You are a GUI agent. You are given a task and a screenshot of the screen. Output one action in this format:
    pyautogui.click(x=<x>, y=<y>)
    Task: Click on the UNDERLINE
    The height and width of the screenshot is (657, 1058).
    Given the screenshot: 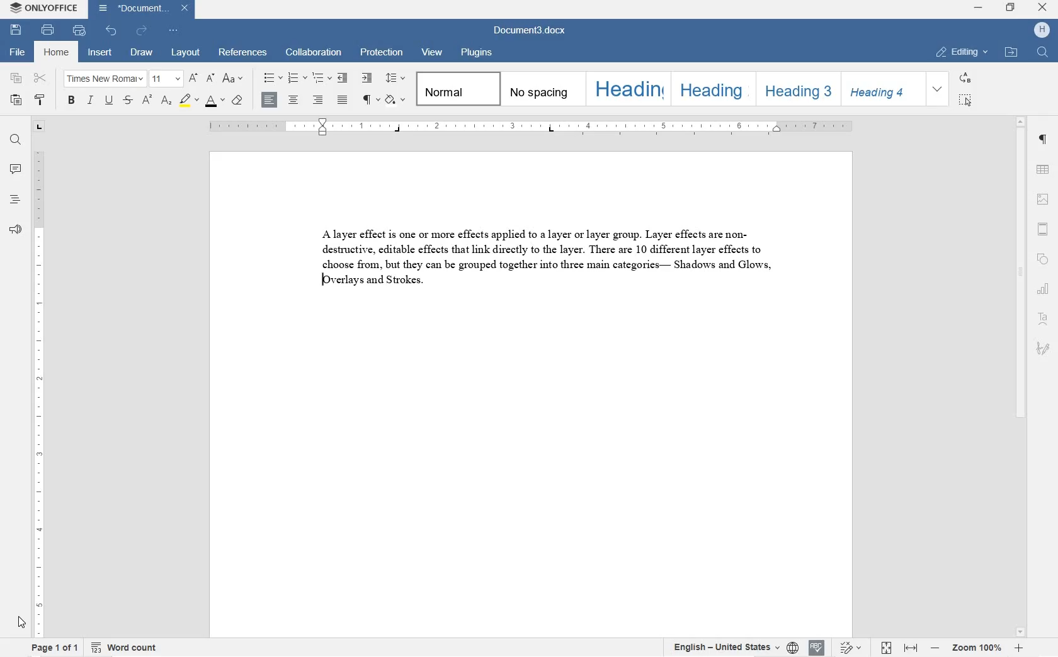 What is the action you would take?
    pyautogui.click(x=108, y=101)
    